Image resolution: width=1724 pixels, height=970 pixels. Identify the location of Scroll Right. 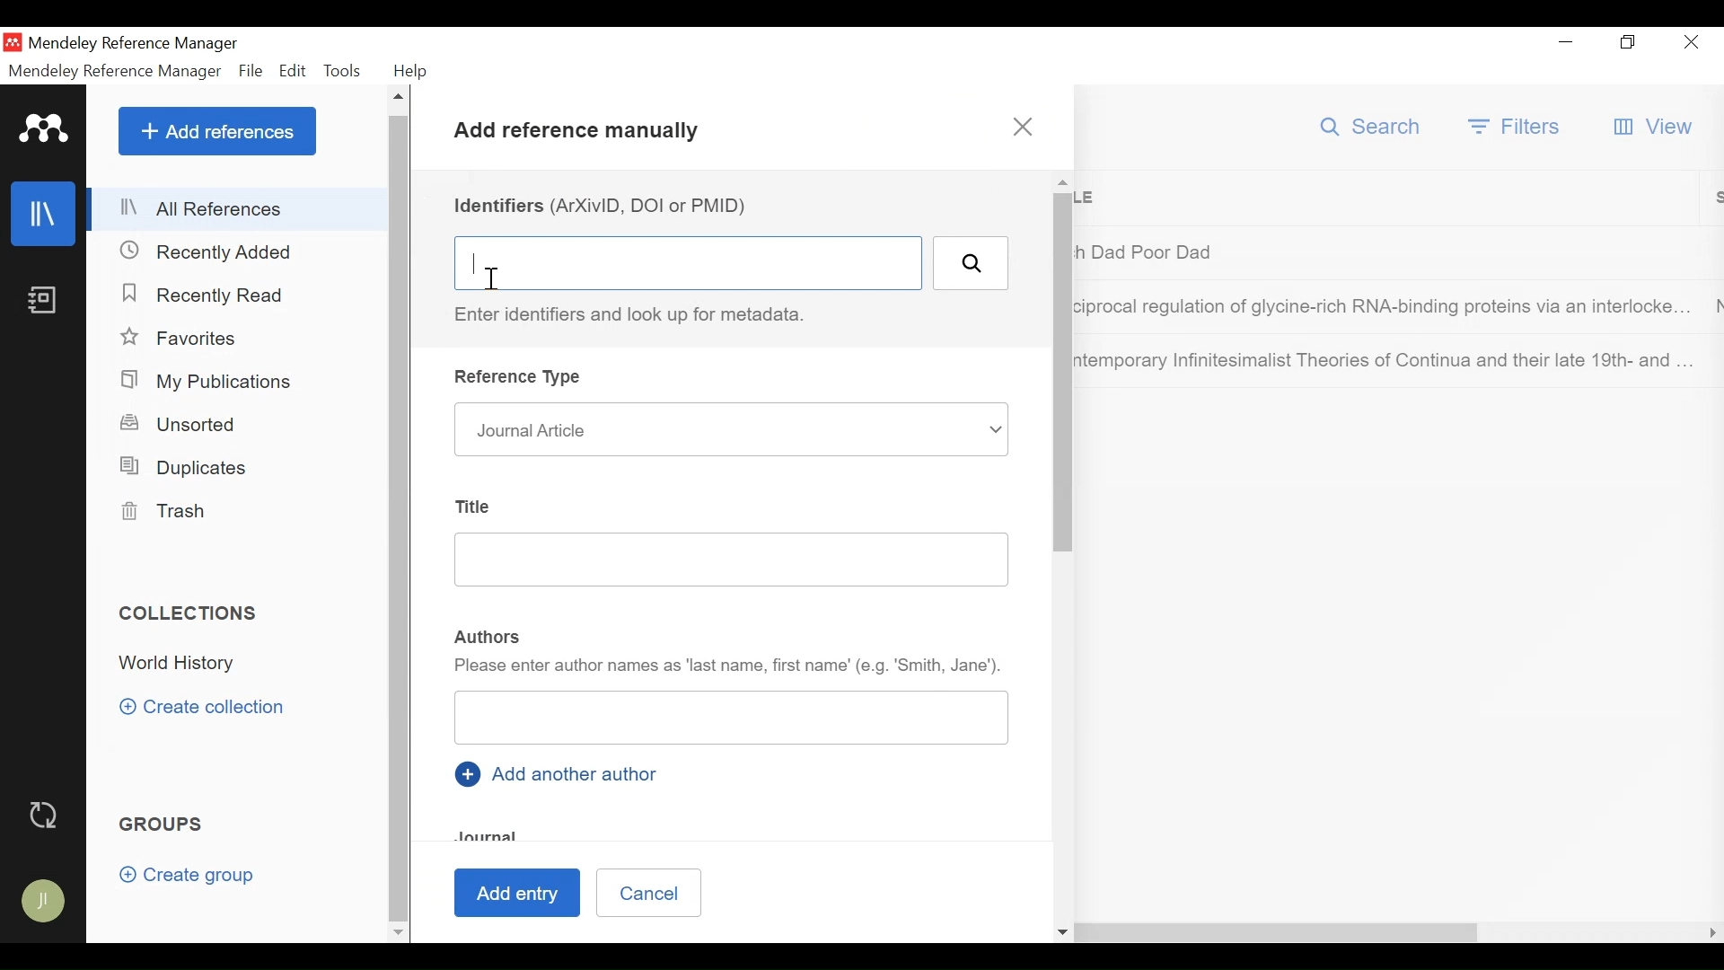
(427, 931).